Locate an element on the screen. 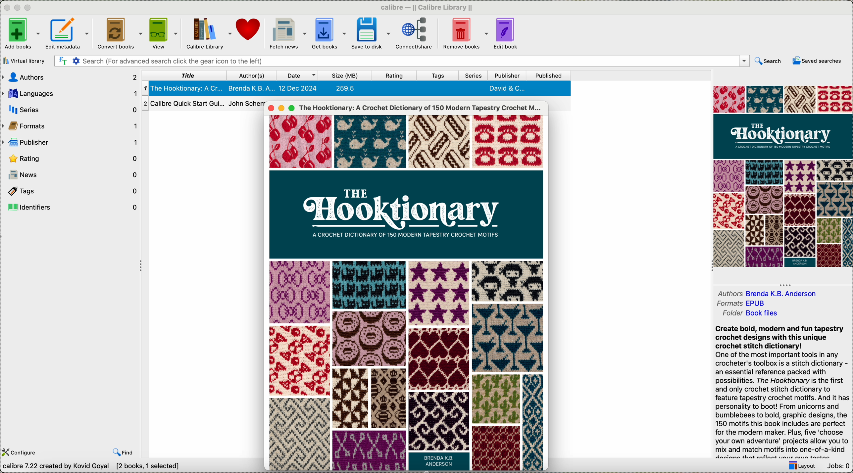  publisher is located at coordinates (72, 142).